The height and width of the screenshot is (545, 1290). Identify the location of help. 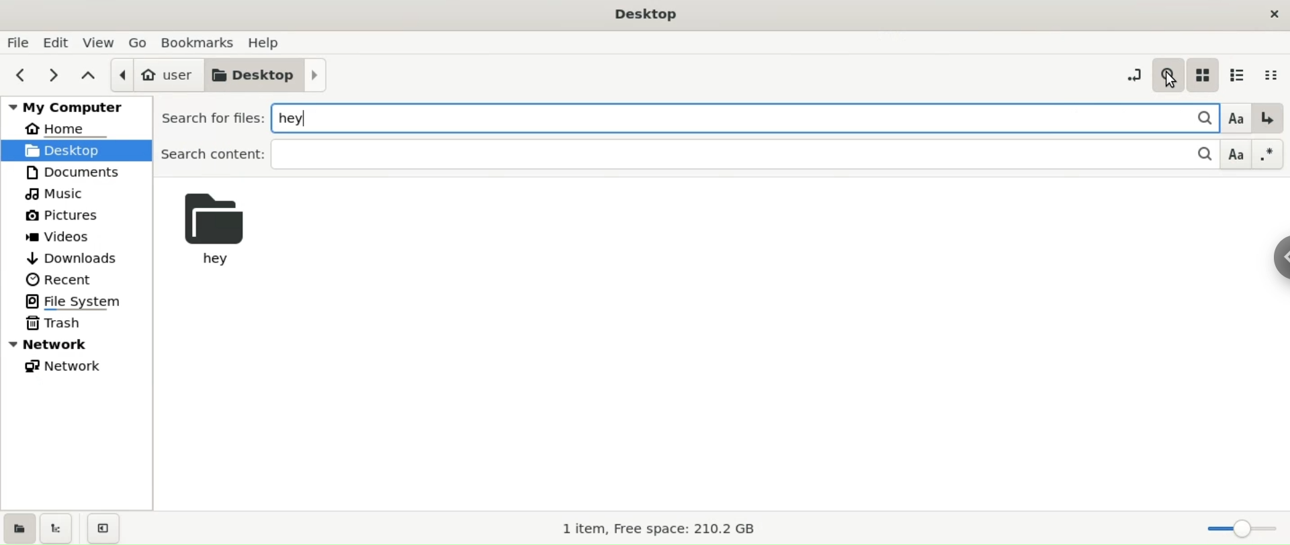
(267, 43).